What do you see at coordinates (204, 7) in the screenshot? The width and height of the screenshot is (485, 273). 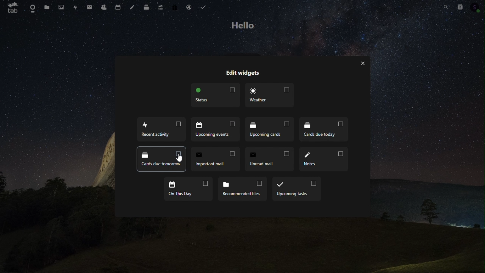 I see `Task` at bounding box center [204, 7].